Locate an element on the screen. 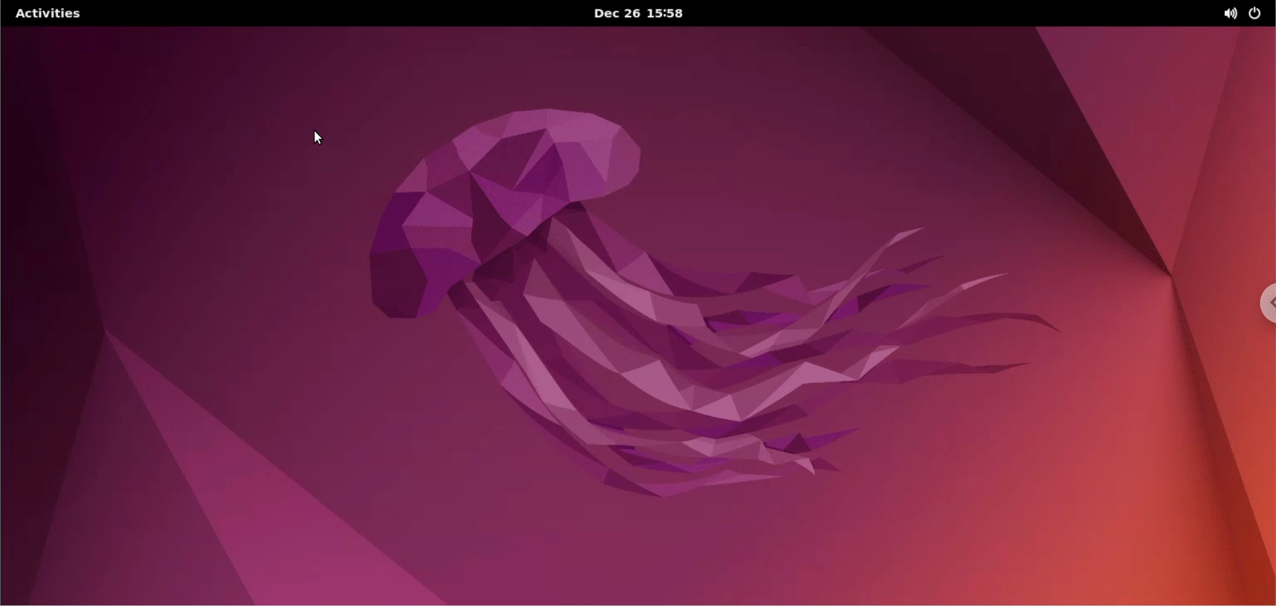 Image resolution: width=1276 pixels, height=606 pixels. chrome options is located at coordinates (1260, 306).